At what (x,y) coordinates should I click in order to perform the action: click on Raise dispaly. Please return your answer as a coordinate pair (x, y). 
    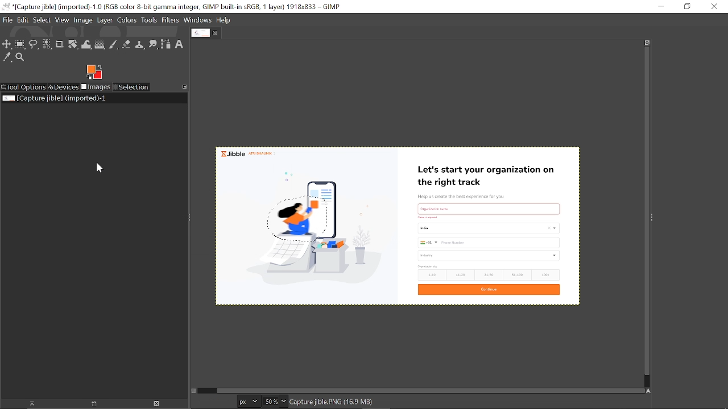
    Looking at the image, I should click on (28, 404).